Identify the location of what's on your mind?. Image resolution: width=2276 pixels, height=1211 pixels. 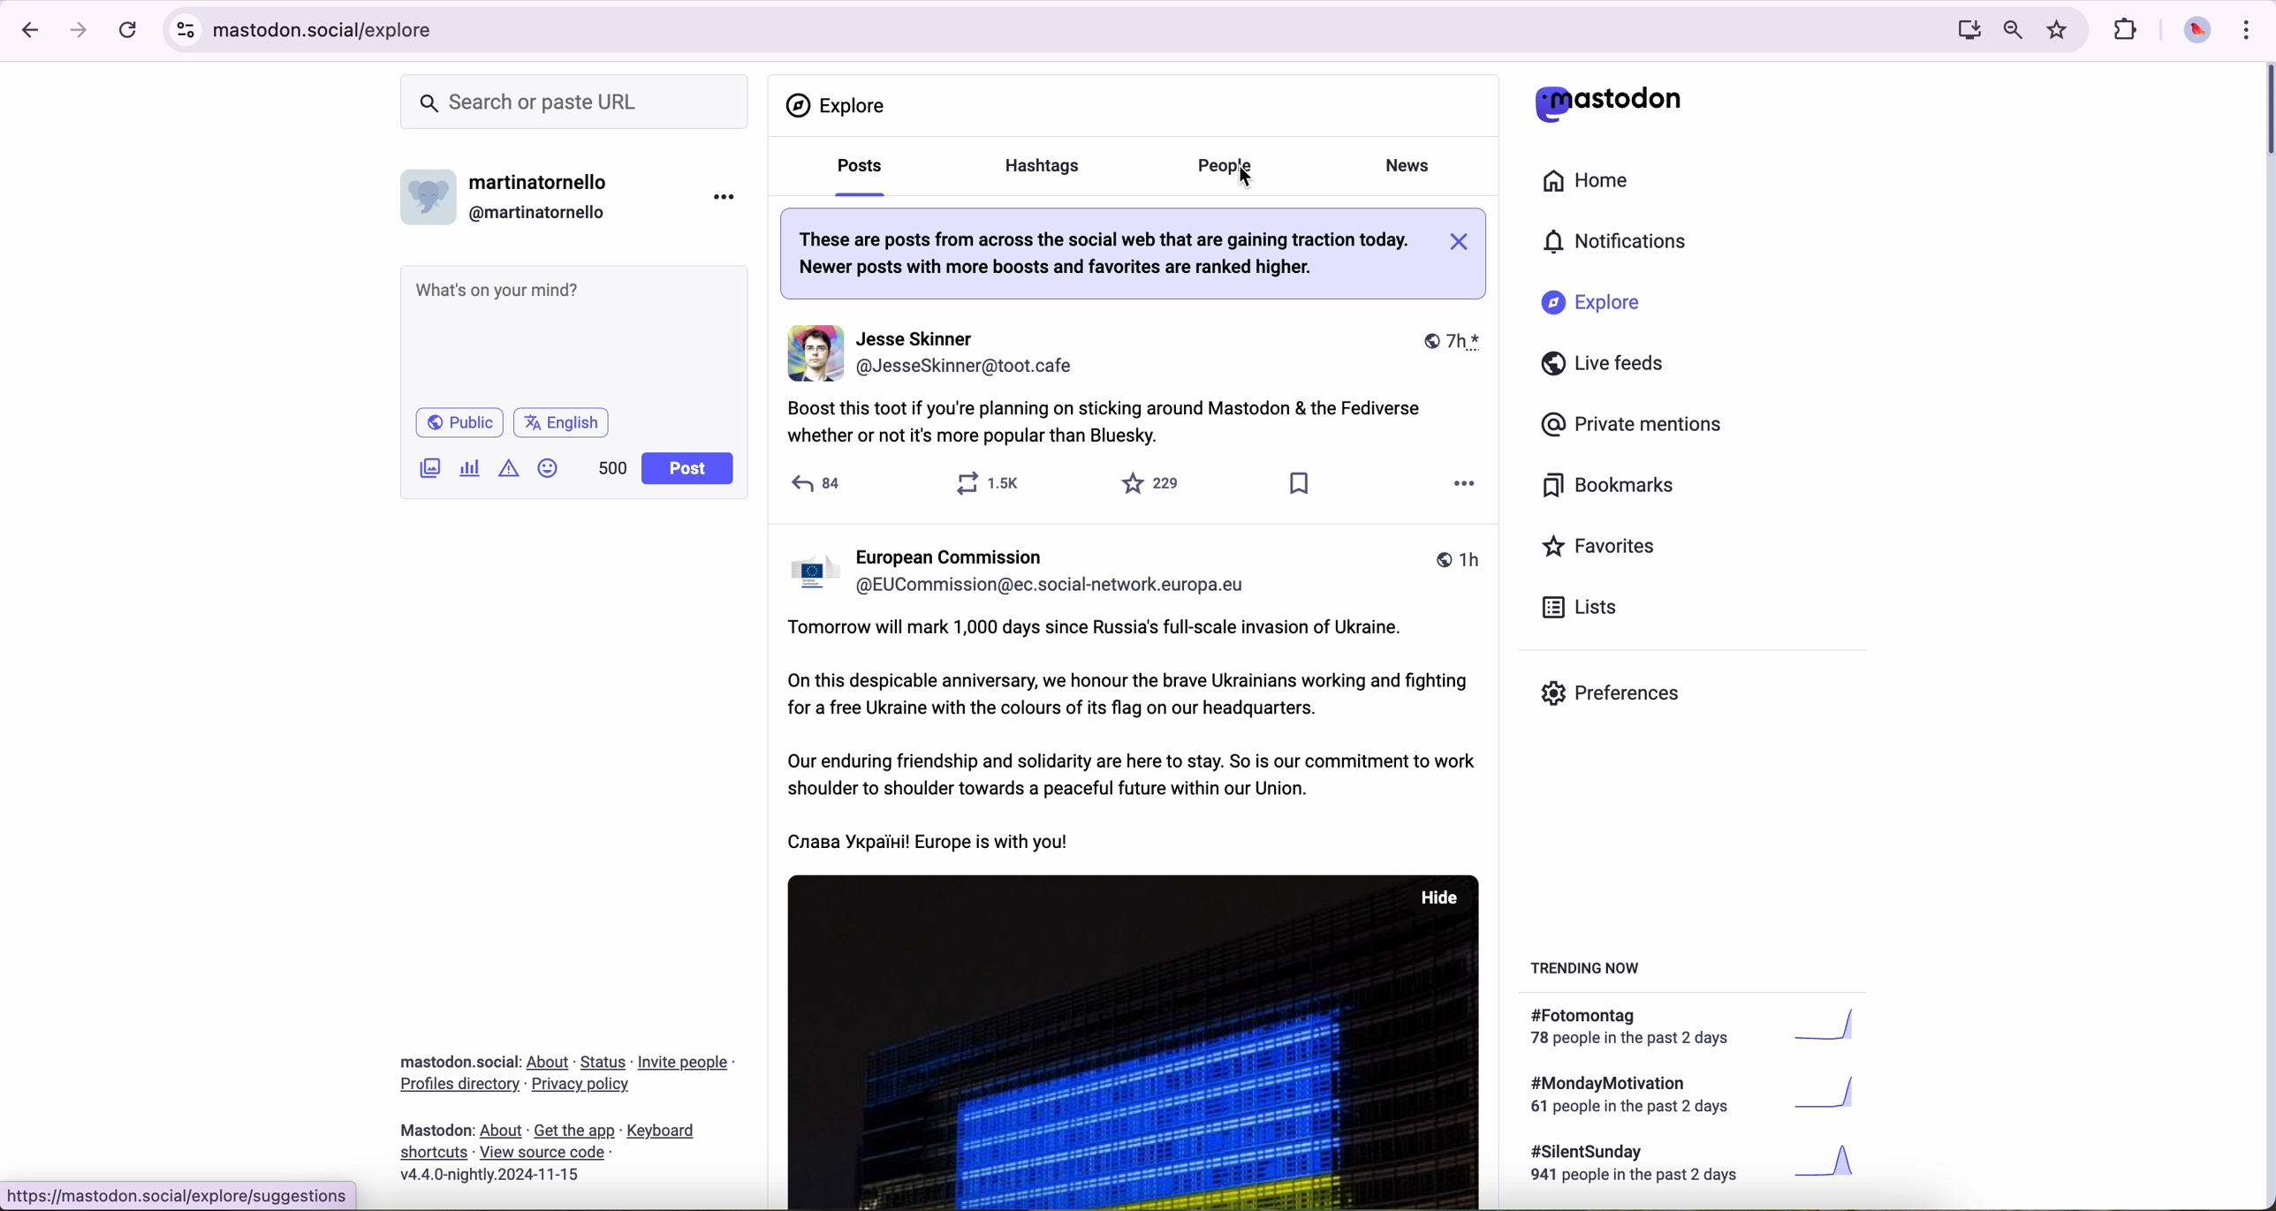
(572, 333).